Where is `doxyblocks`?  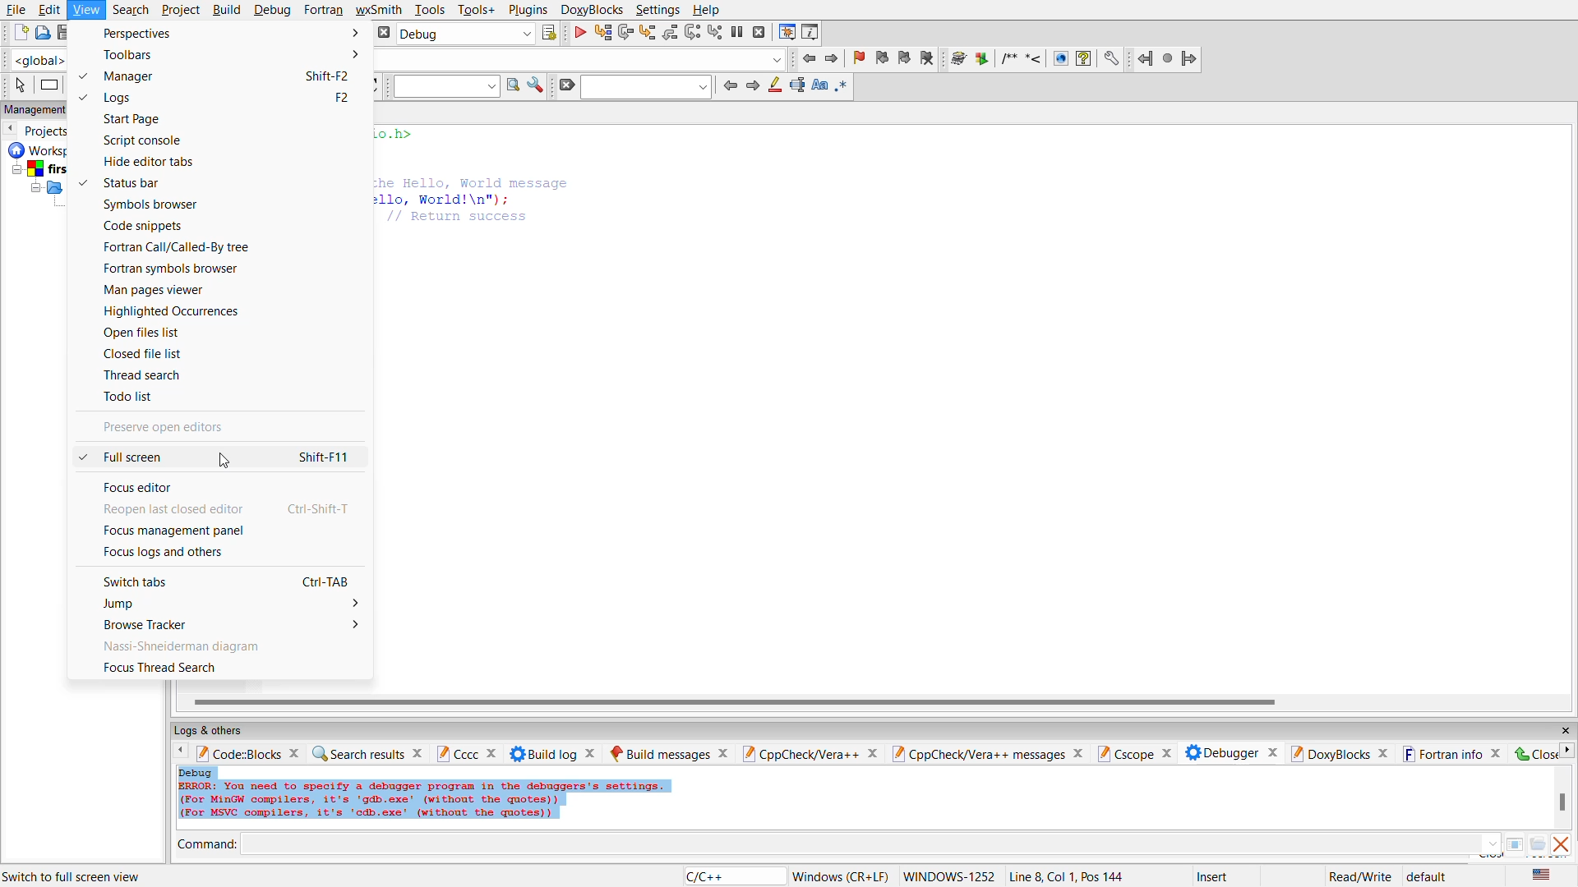
doxyblocks is located at coordinates (1339, 753).